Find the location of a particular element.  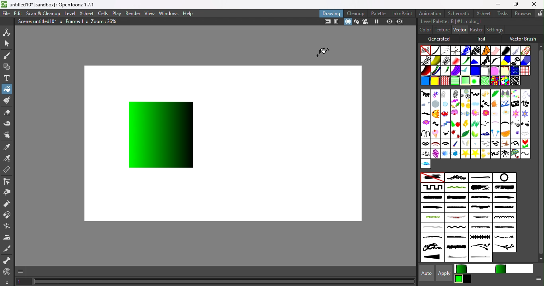

Flow is located at coordinates (485, 114).